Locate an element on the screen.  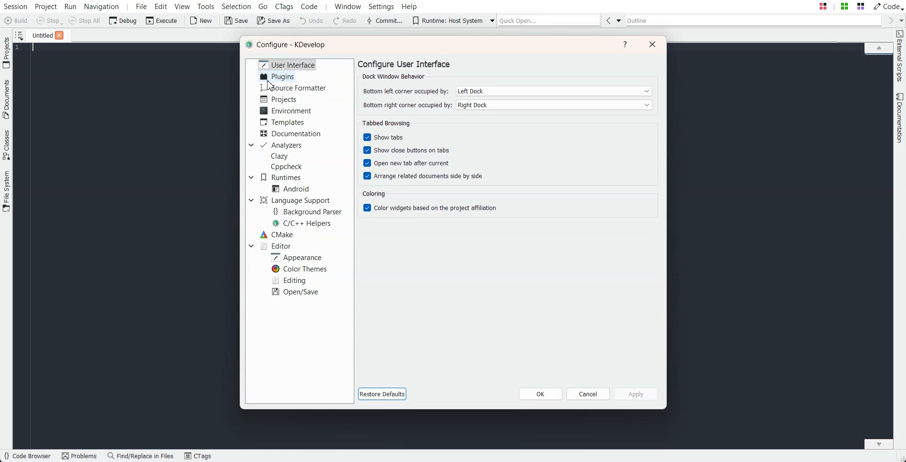
Stop All is located at coordinates (85, 20).